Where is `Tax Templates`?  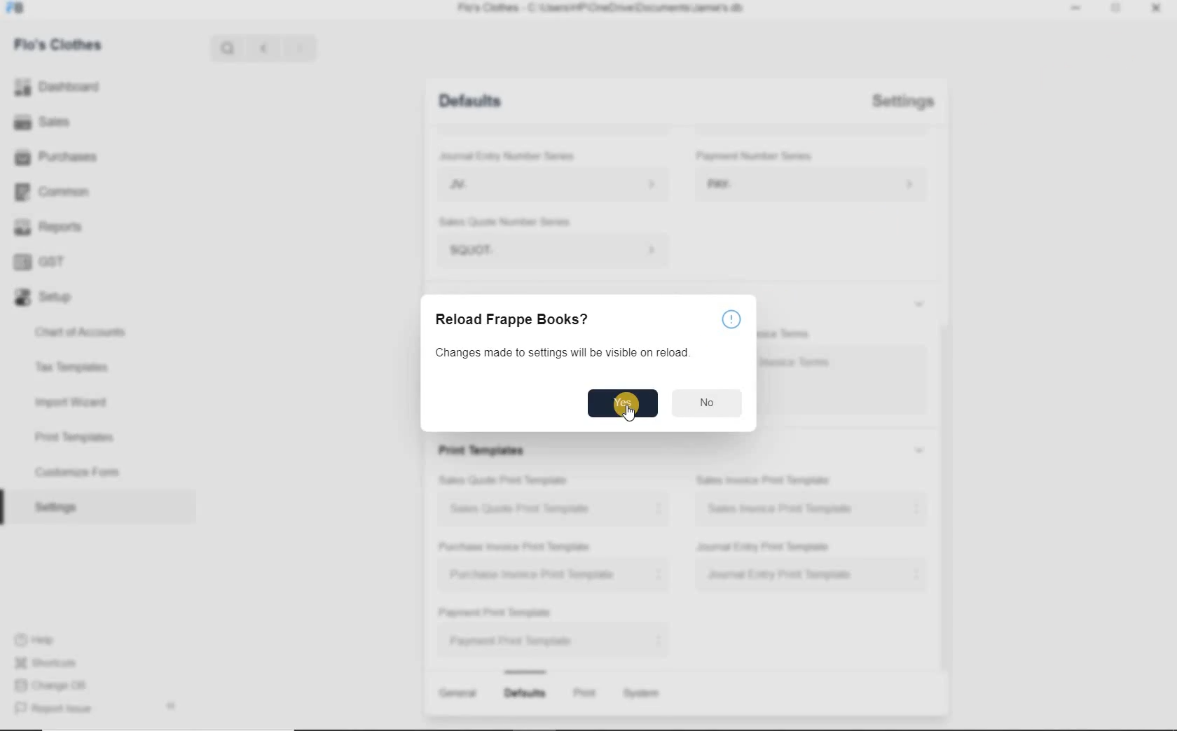
Tax Templates is located at coordinates (76, 366).